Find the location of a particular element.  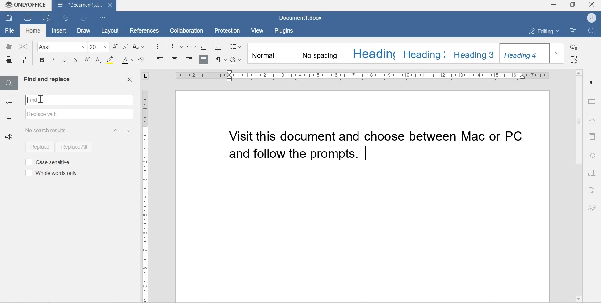

View is located at coordinates (258, 31).